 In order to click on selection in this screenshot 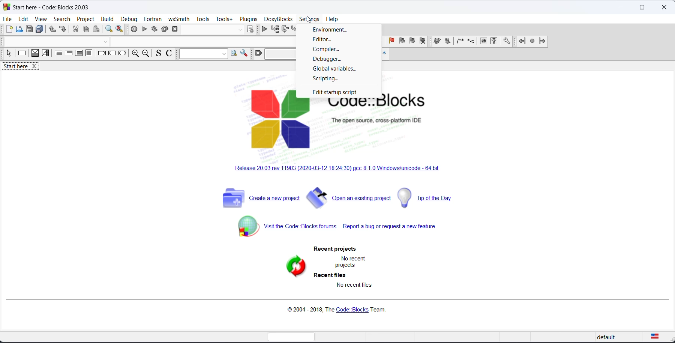, I will do `click(46, 53)`.